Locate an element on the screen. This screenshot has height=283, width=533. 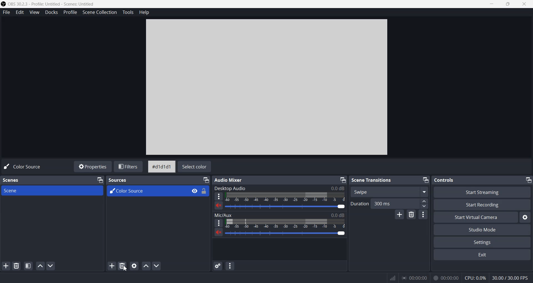
Scene Collection is located at coordinates (100, 12).